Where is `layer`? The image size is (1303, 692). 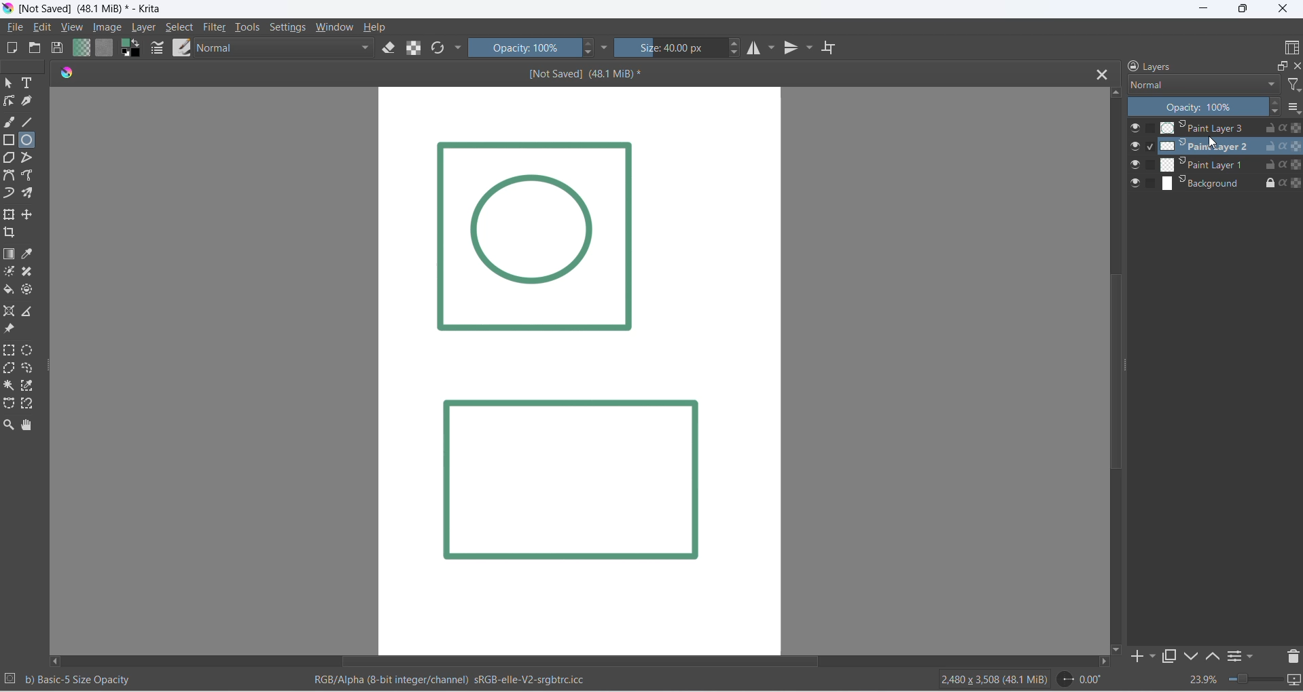
layer is located at coordinates (149, 28).